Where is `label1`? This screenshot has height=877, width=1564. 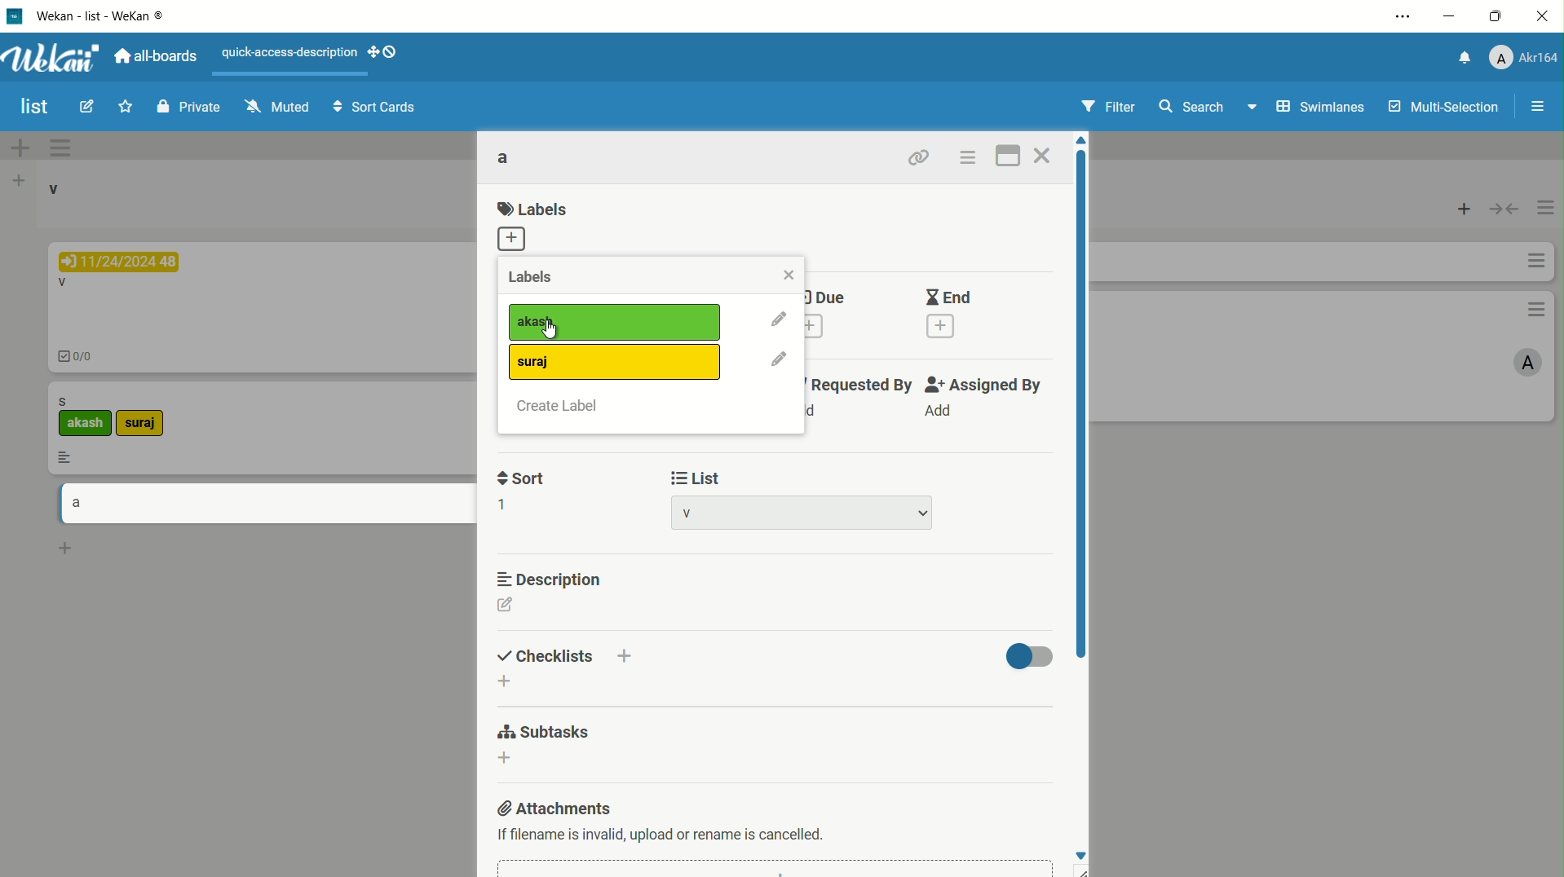
label1 is located at coordinates (535, 320).